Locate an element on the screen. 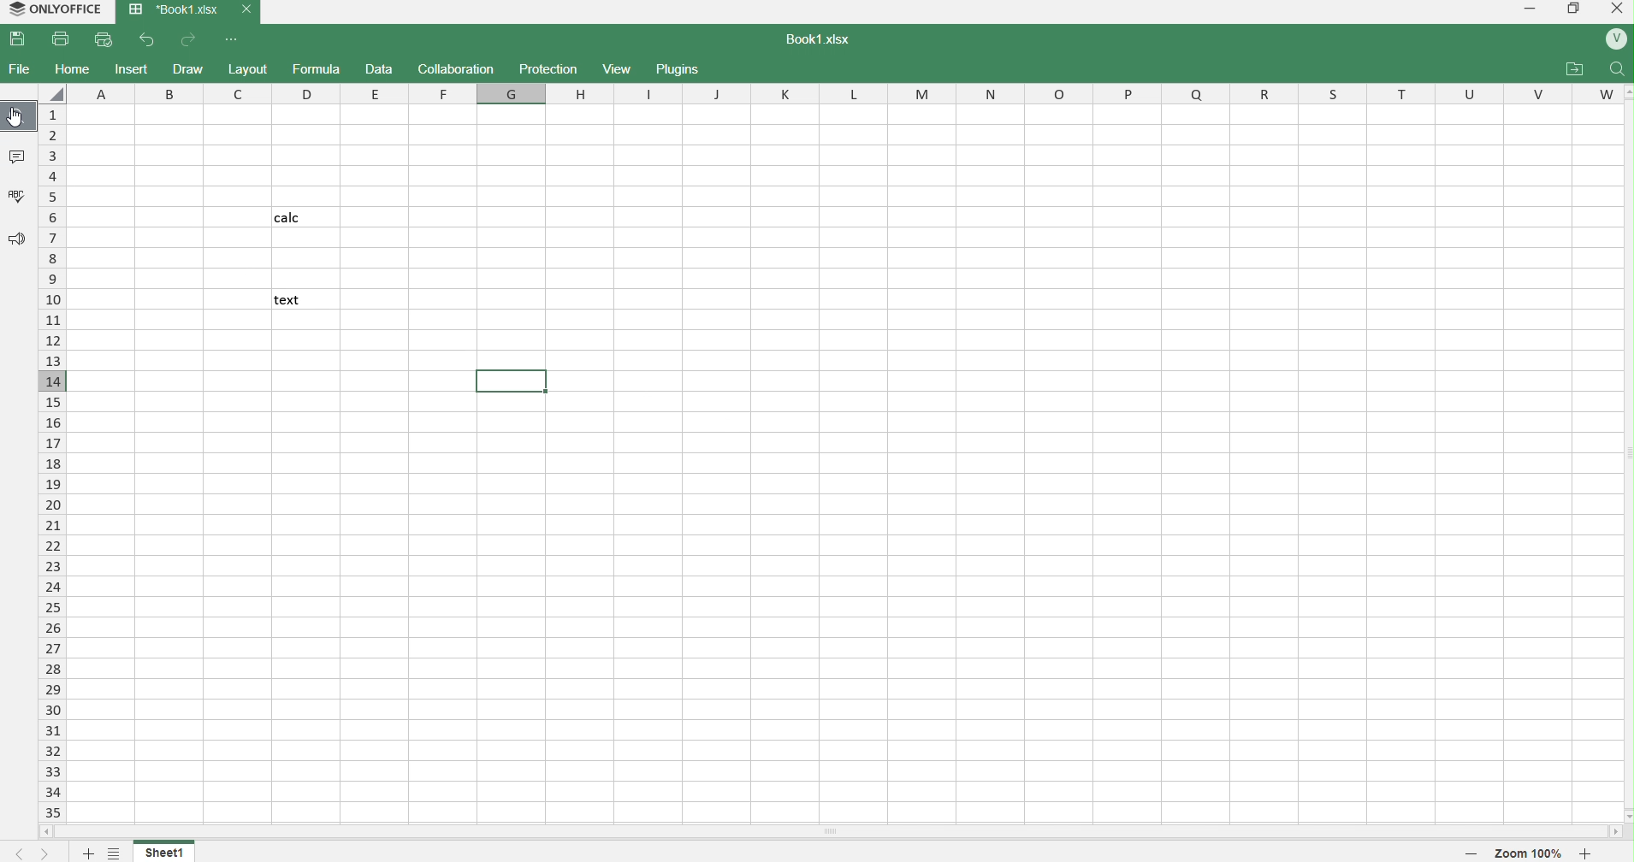 This screenshot has width=1634, height=862. move left is located at coordinates (47, 830).